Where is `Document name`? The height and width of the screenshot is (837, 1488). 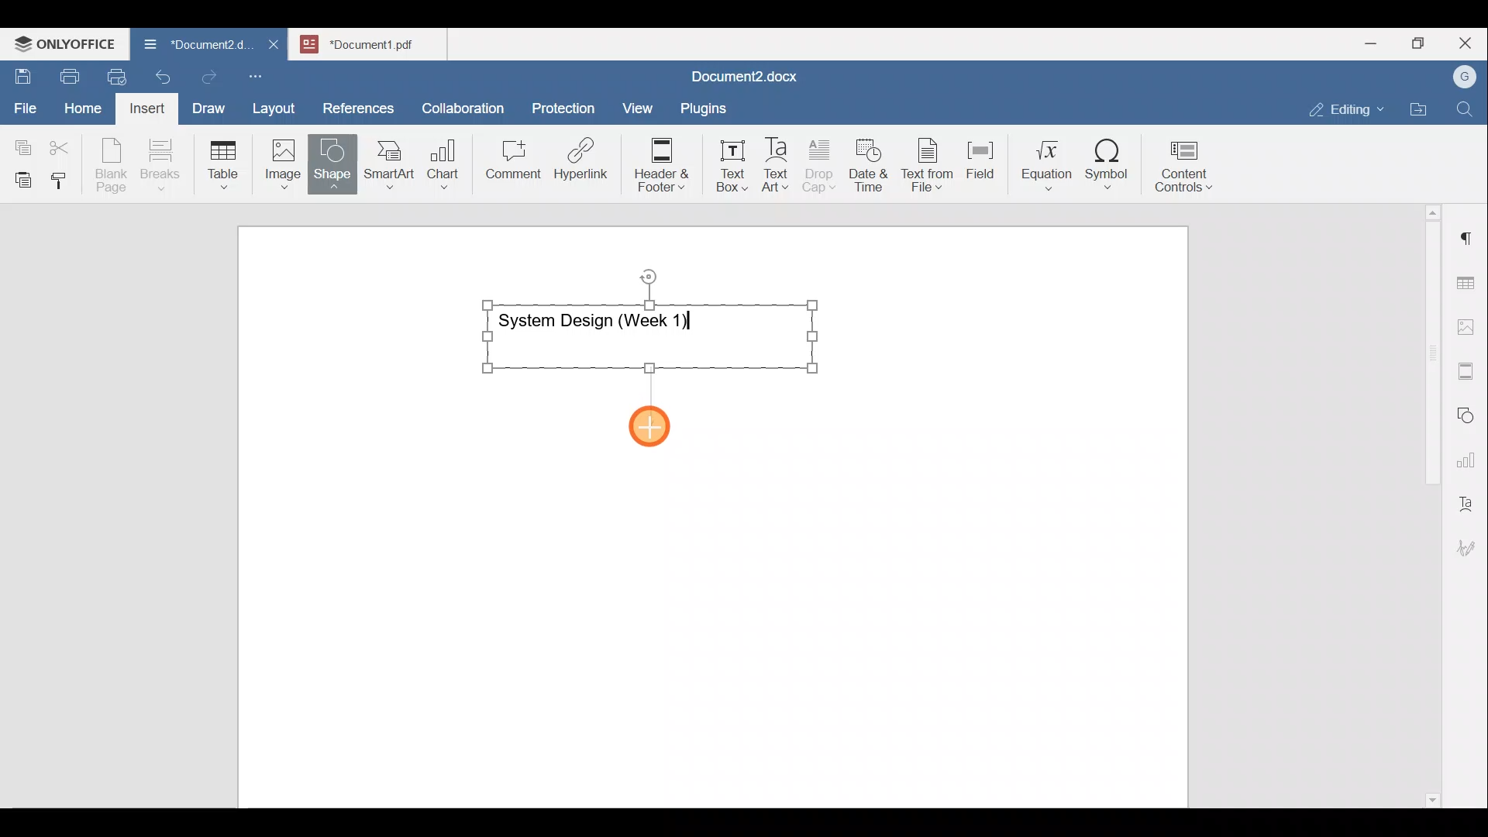 Document name is located at coordinates (377, 42).